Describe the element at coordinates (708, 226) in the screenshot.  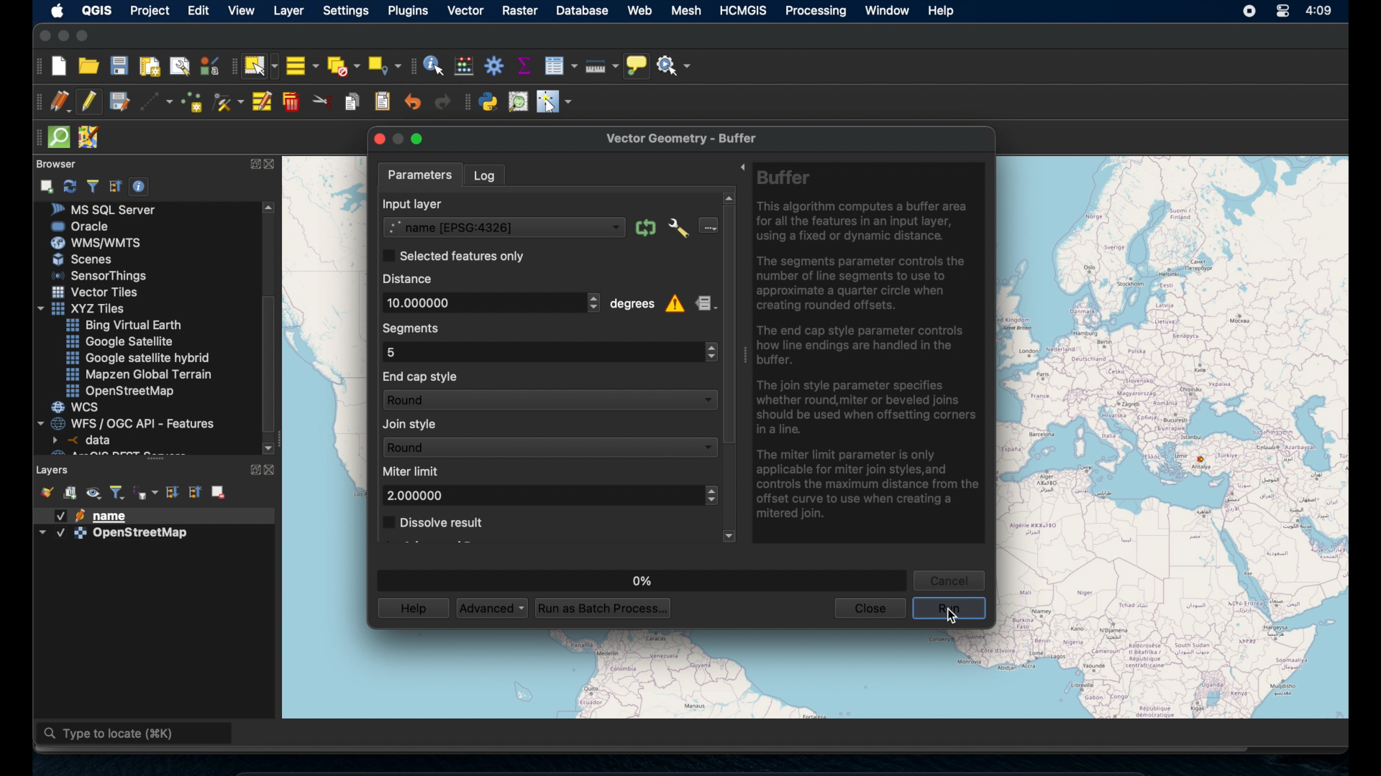
I see `select input` at that location.